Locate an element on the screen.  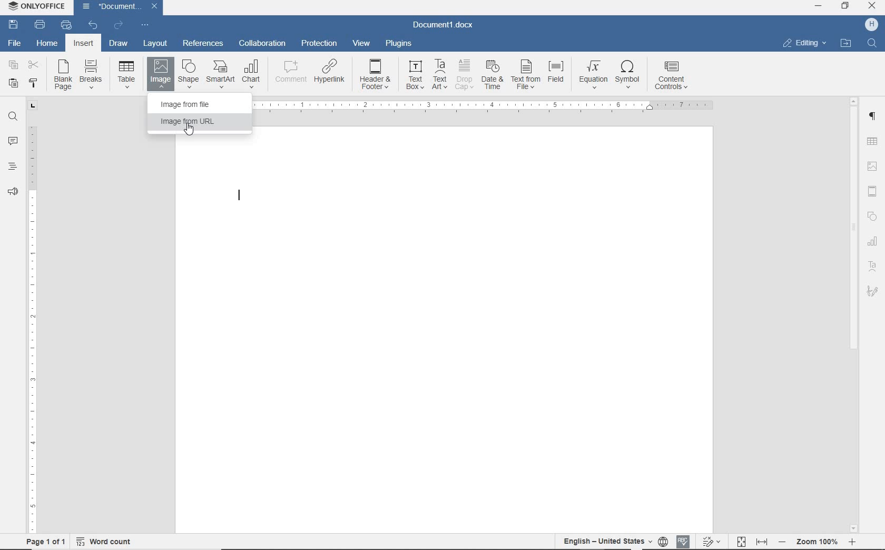
spell checking is located at coordinates (682, 541).